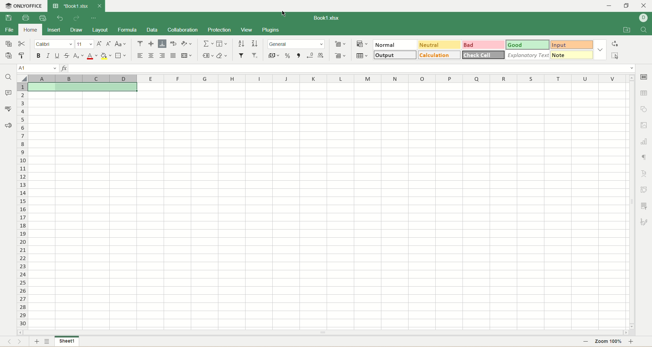 The image size is (652, 347). I want to click on pivot settings, so click(645, 189).